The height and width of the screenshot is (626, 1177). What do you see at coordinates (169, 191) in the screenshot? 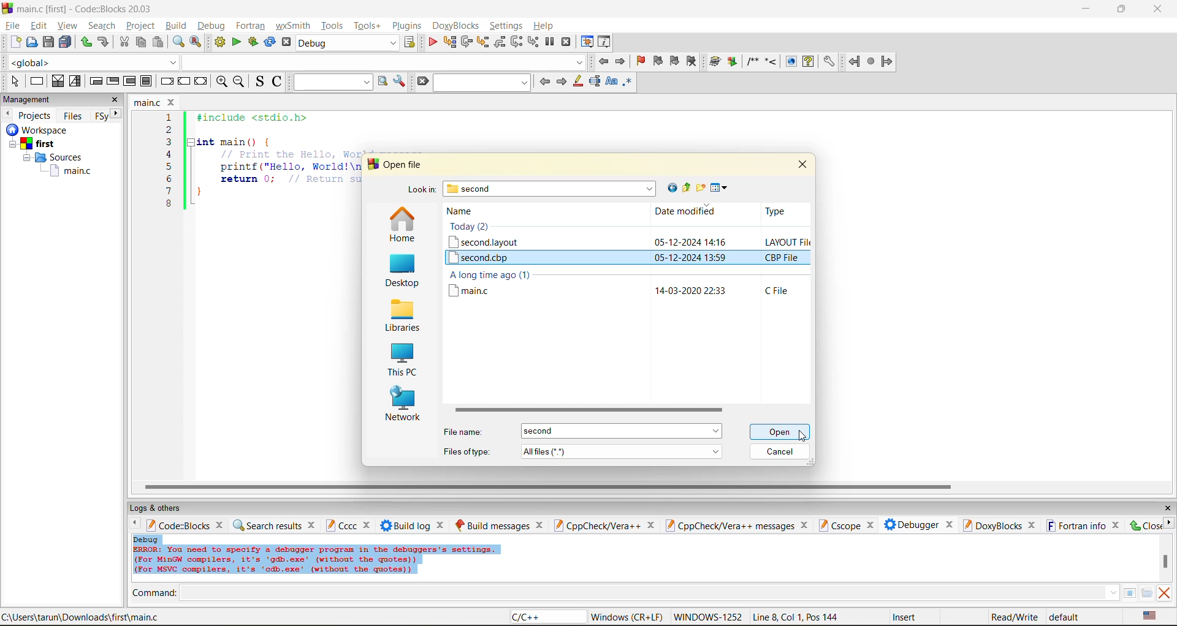
I see `7` at bounding box center [169, 191].